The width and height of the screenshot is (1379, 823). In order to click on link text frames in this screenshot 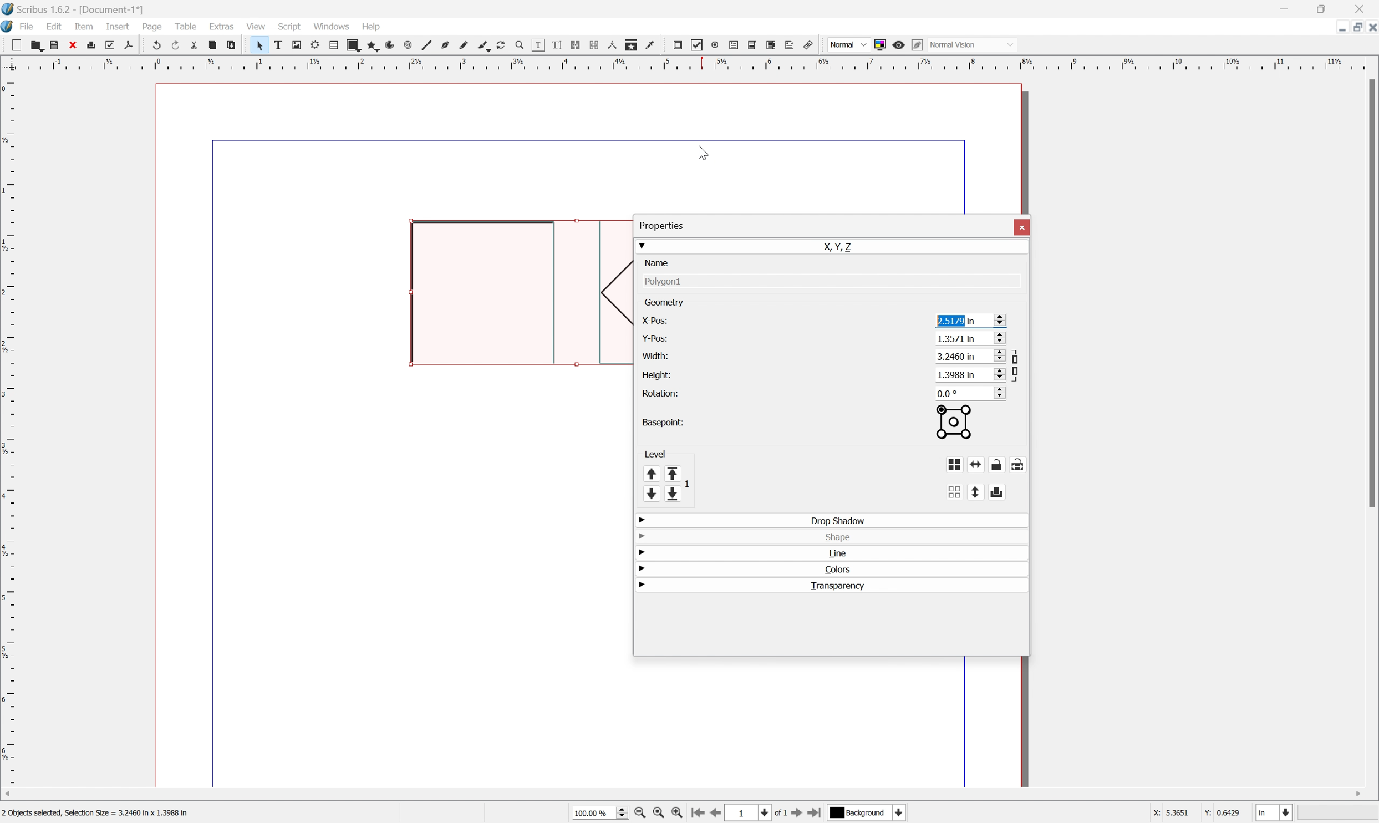, I will do `click(575, 45)`.